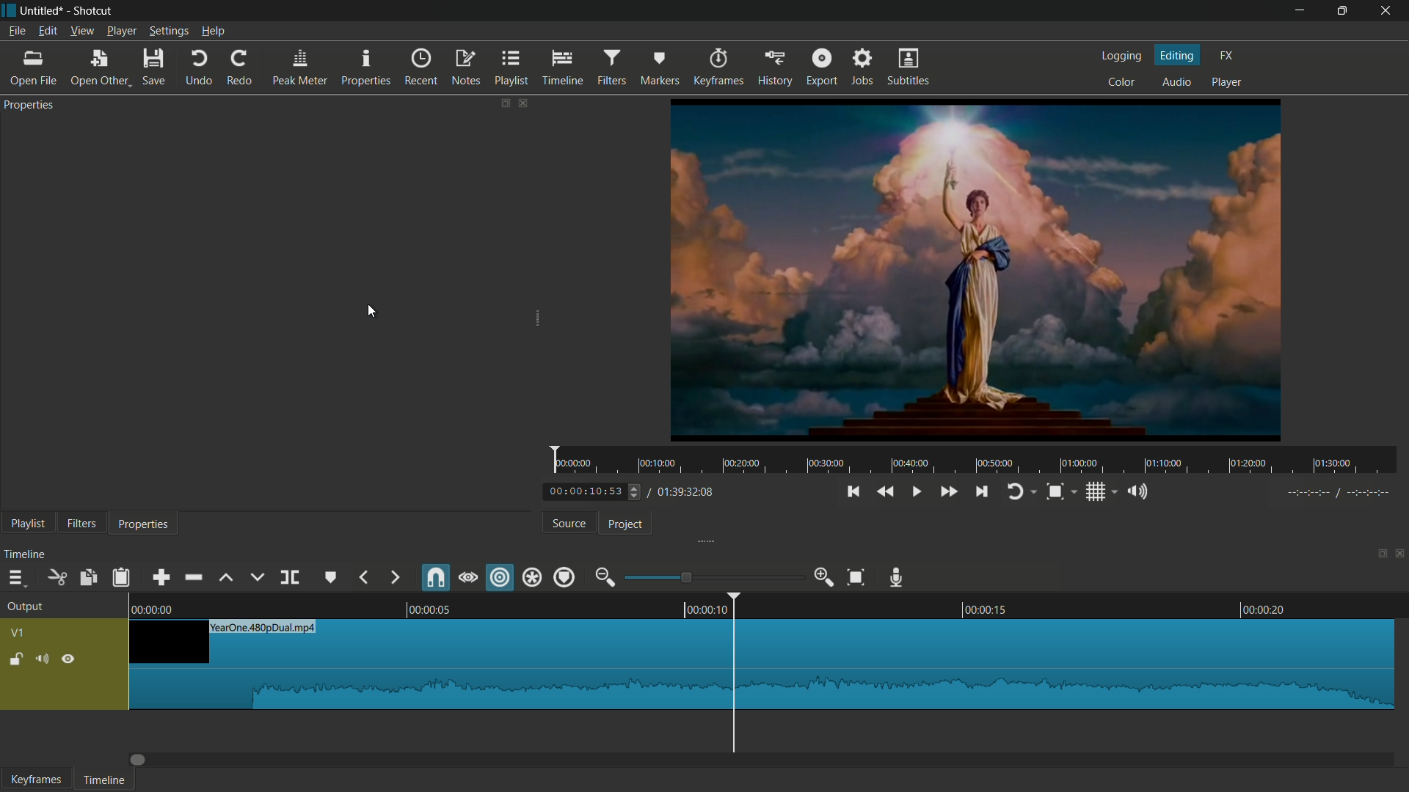  I want to click on player, so click(1226, 82).